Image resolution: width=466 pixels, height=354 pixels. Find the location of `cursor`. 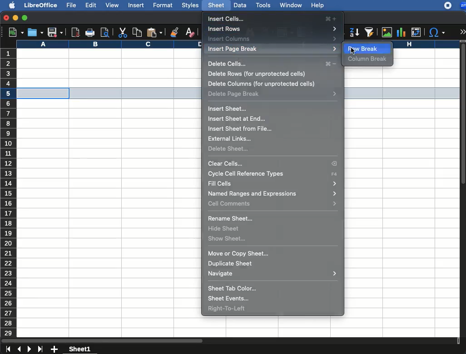

cursor is located at coordinates (353, 52).